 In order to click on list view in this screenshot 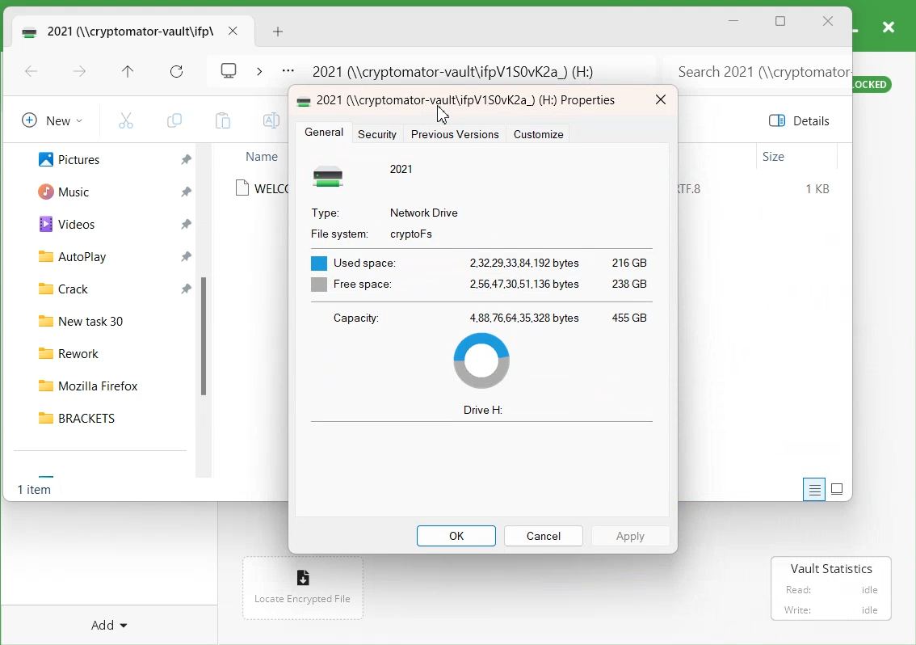, I will do `click(811, 490)`.